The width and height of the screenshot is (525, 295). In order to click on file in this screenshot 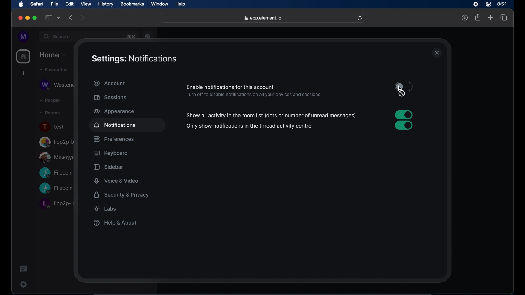, I will do `click(56, 4)`.